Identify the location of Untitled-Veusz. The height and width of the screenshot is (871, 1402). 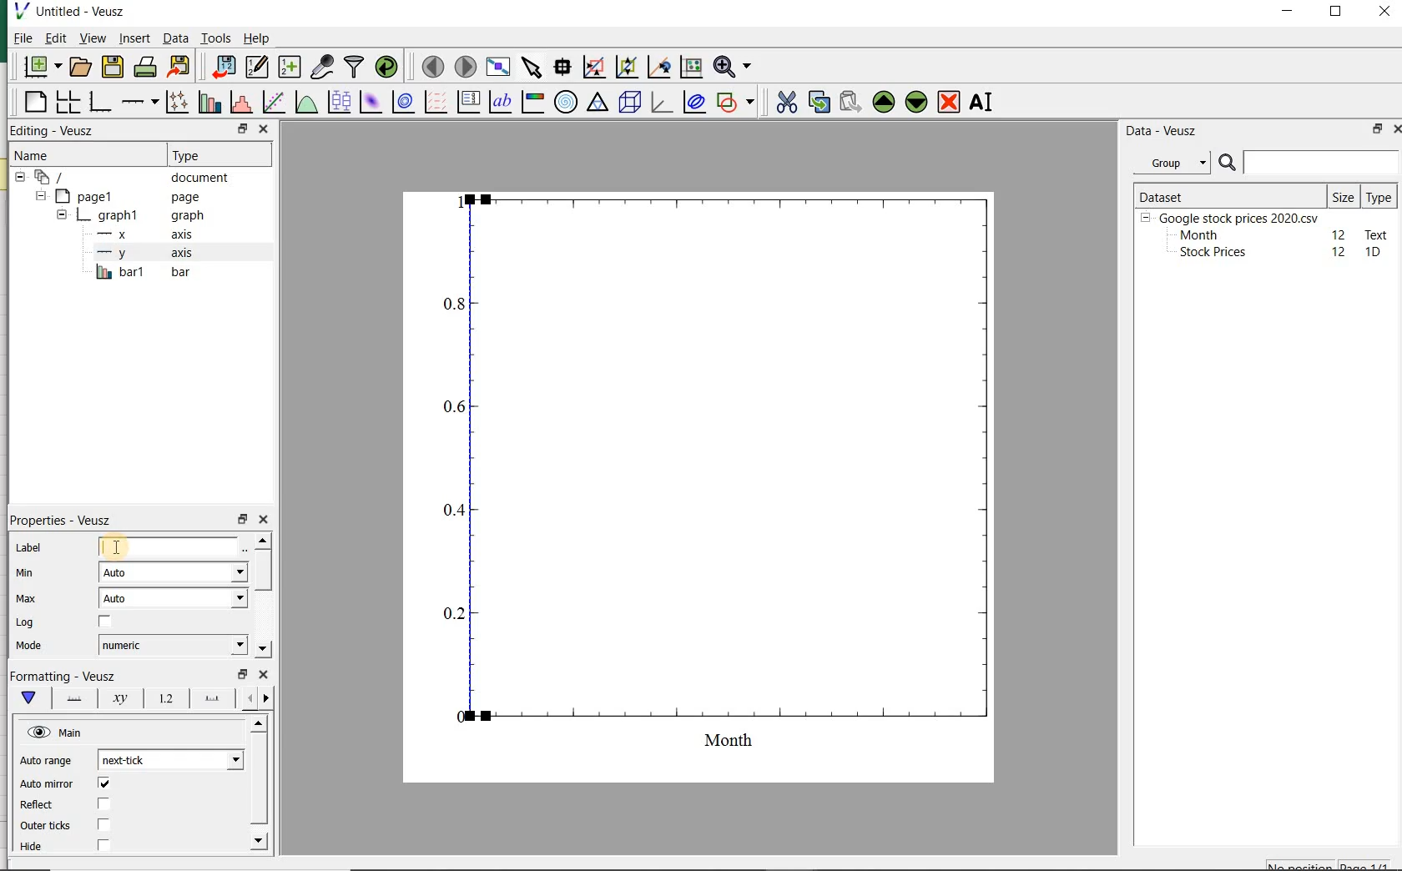
(78, 13).